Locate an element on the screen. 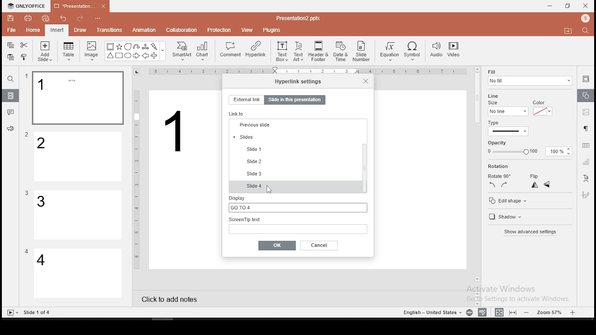 This screenshot has width=596, height=335.  is located at coordinates (298, 18).